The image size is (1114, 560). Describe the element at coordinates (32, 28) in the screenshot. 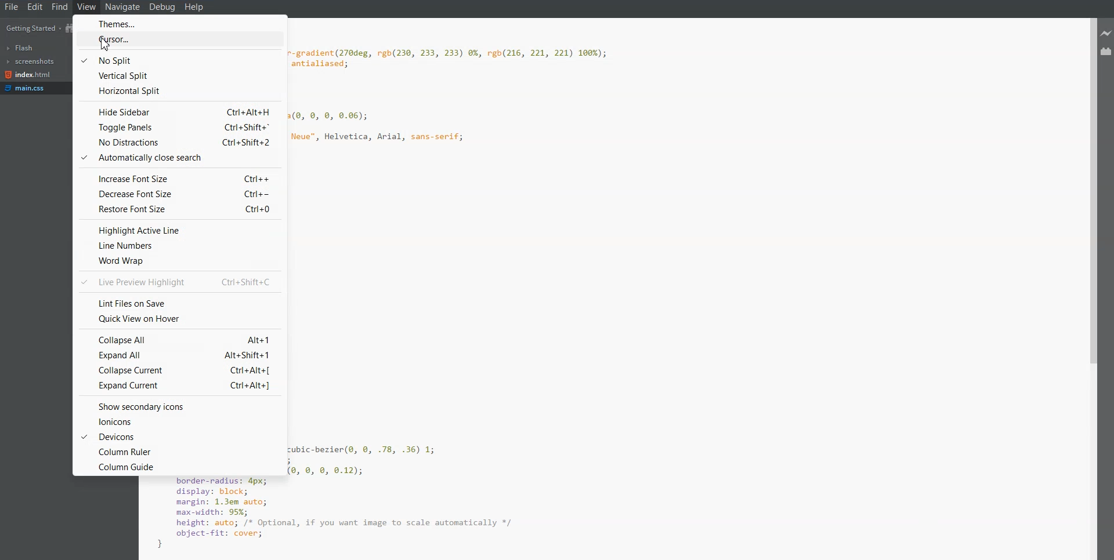

I see `Getting Started` at that location.